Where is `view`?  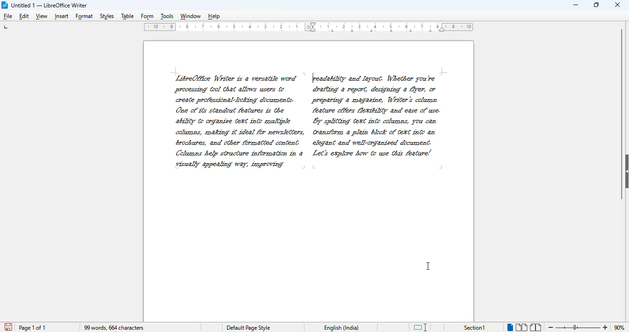
view is located at coordinates (41, 17).